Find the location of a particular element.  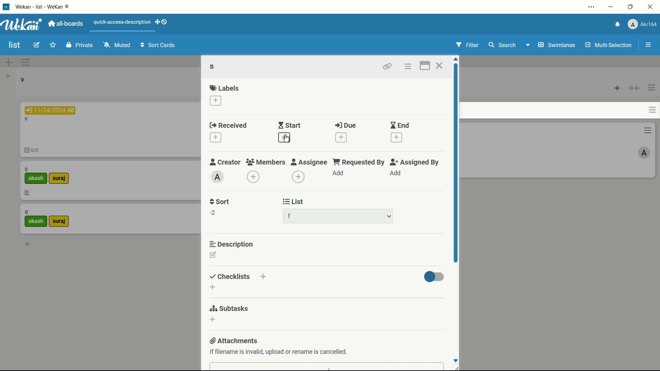

edit is located at coordinates (36, 45).